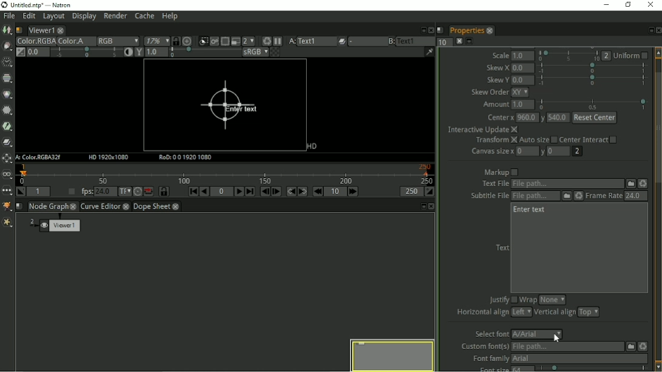  I want to click on Amount, so click(494, 106).